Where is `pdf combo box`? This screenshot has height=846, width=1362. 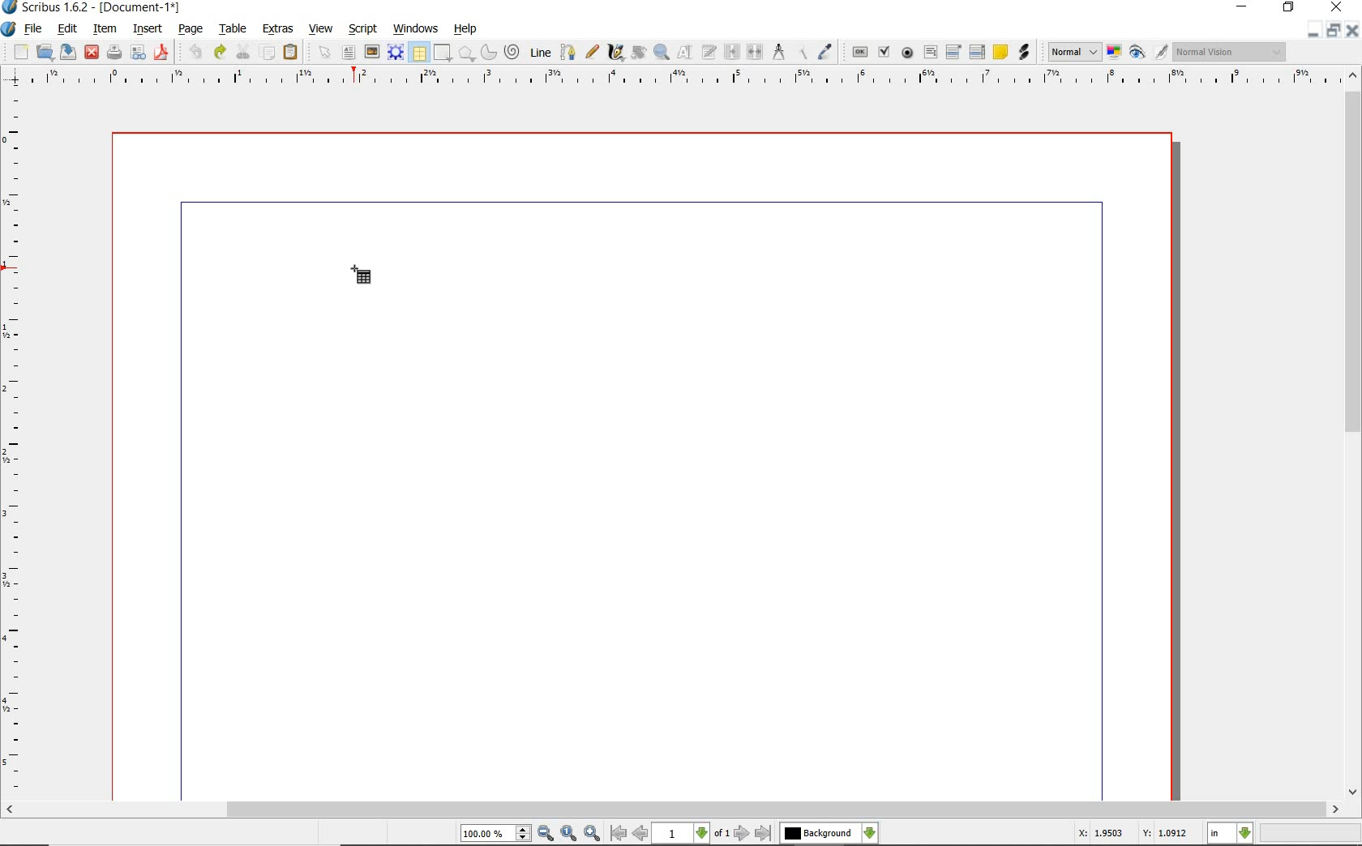
pdf combo box is located at coordinates (955, 53).